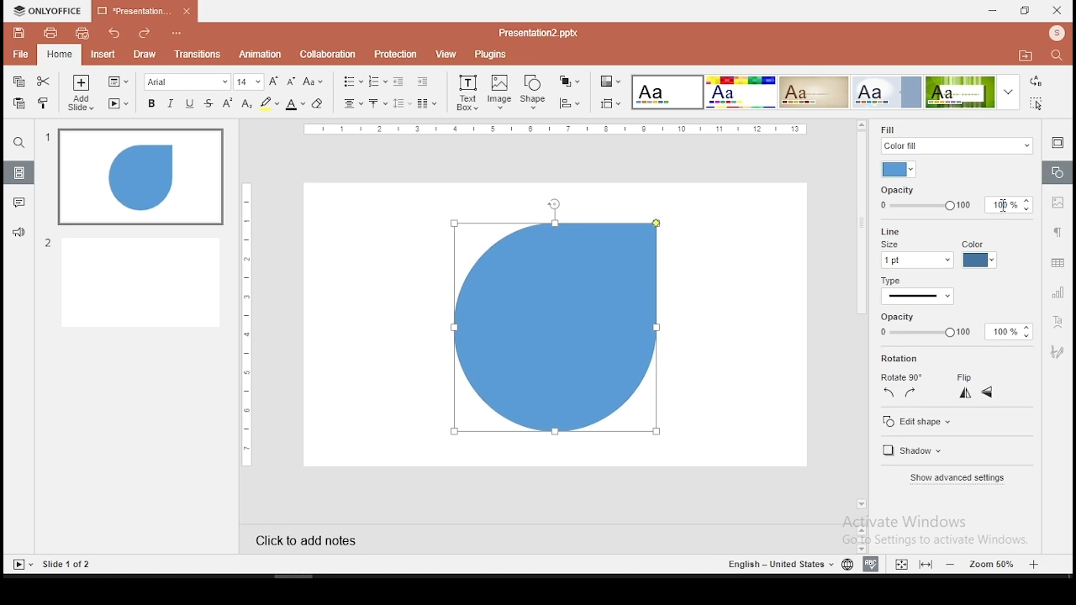 The width and height of the screenshot is (1076, 605). What do you see at coordinates (814, 91) in the screenshot?
I see `theme` at bounding box center [814, 91].